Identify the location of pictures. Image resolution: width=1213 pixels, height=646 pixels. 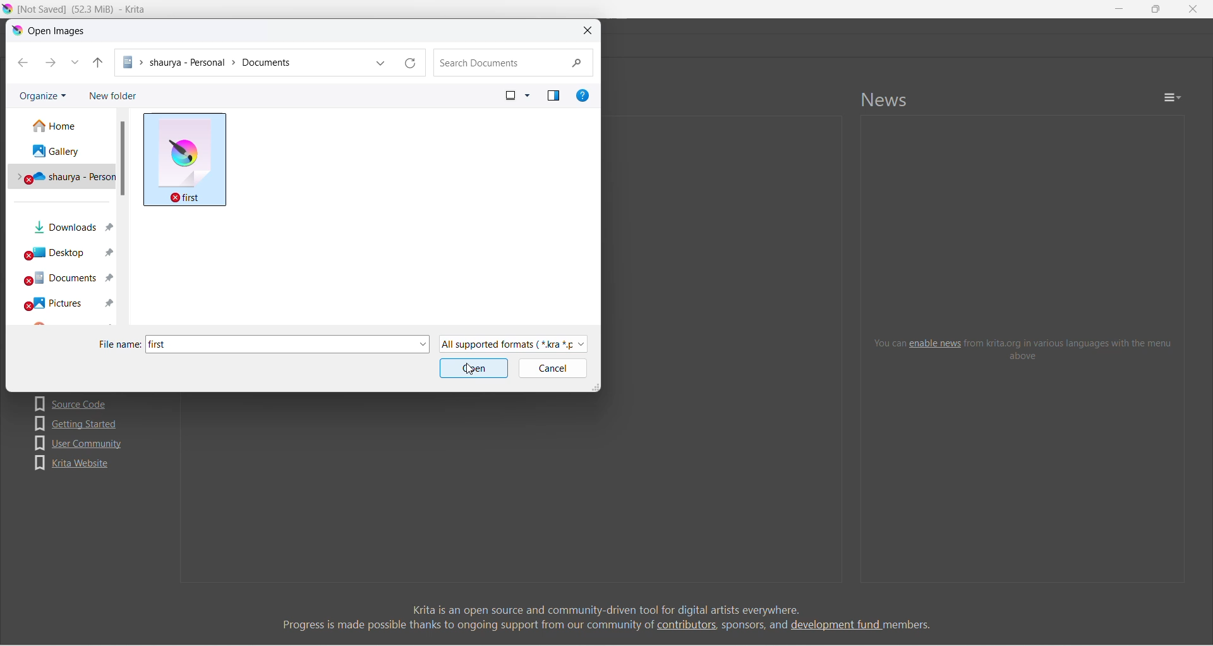
(64, 303).